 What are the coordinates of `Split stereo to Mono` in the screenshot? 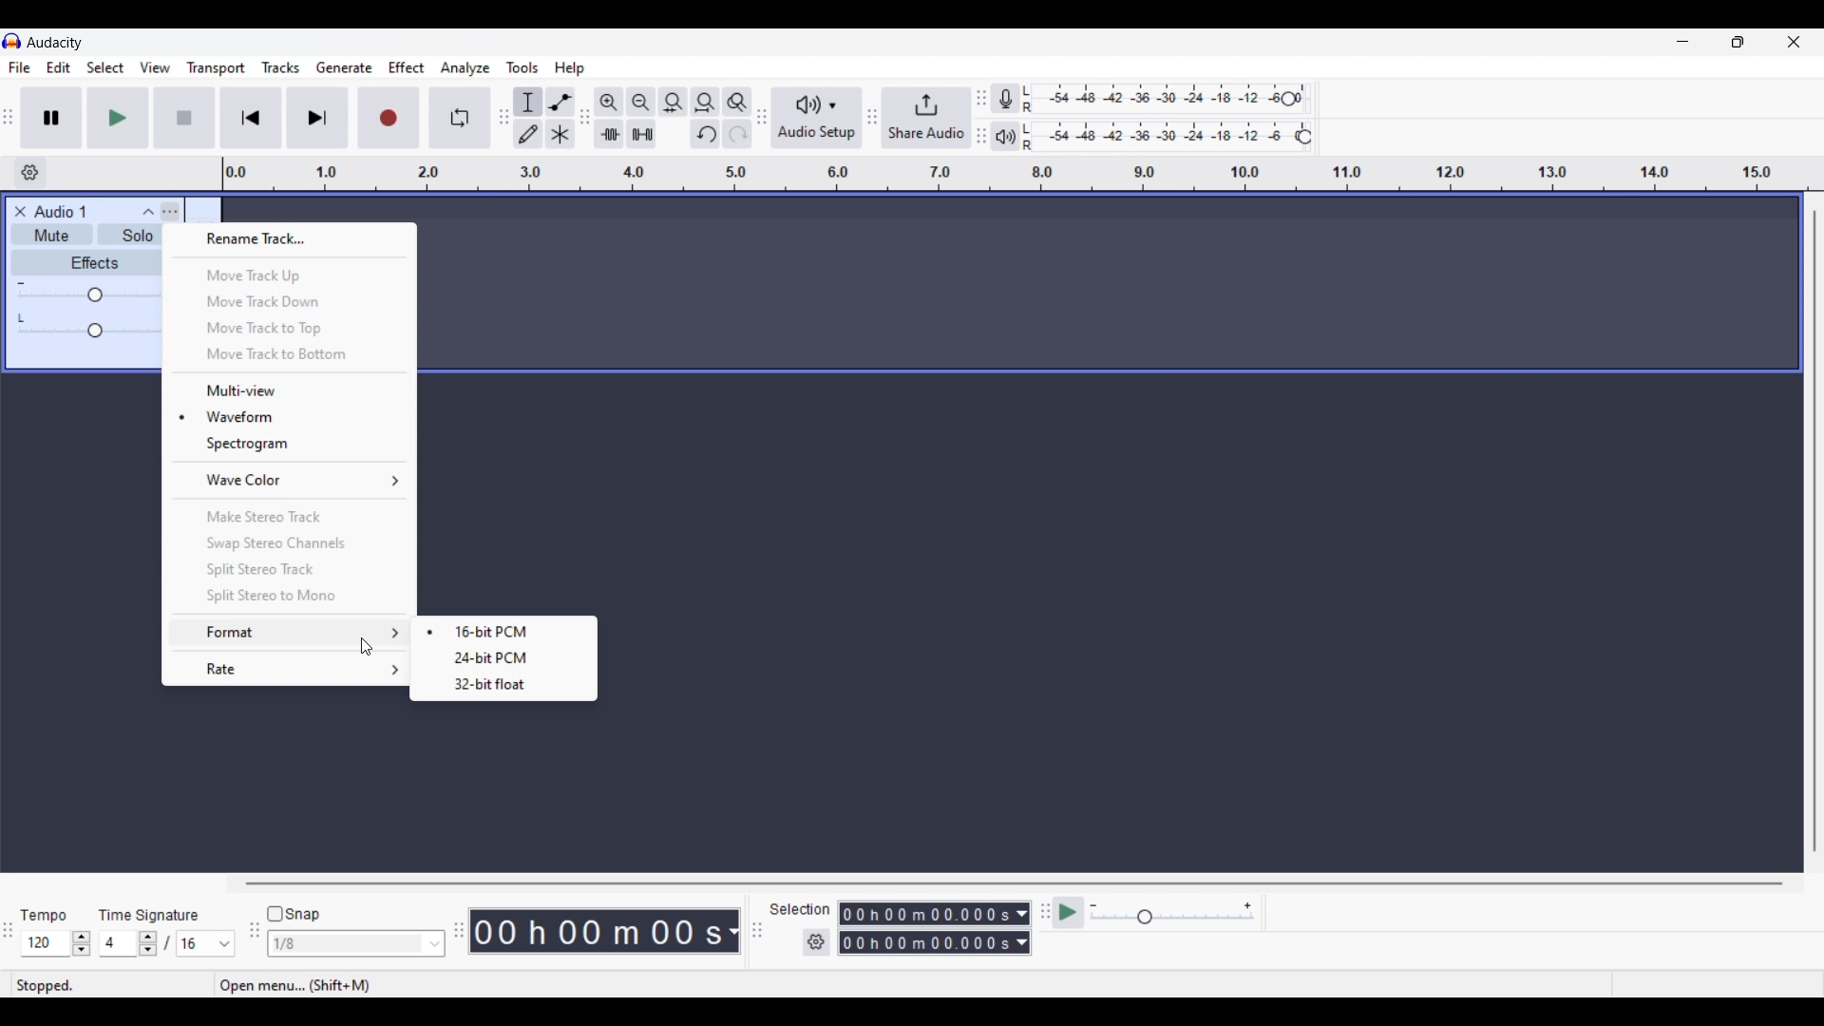 It's located at (289, 597).